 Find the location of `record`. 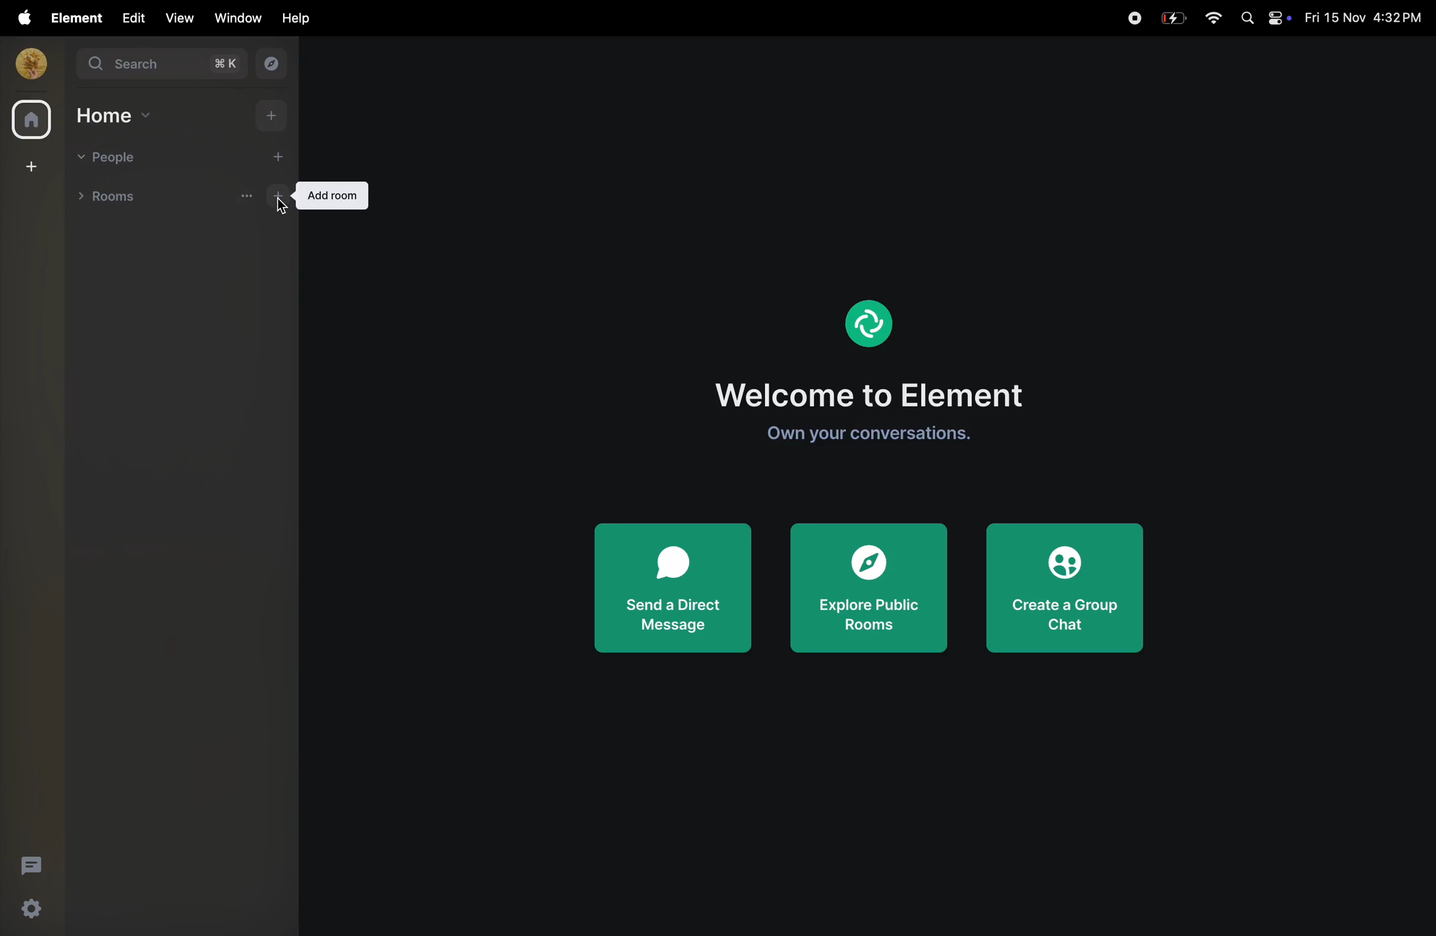

record is located at coordinates (1134, 16).